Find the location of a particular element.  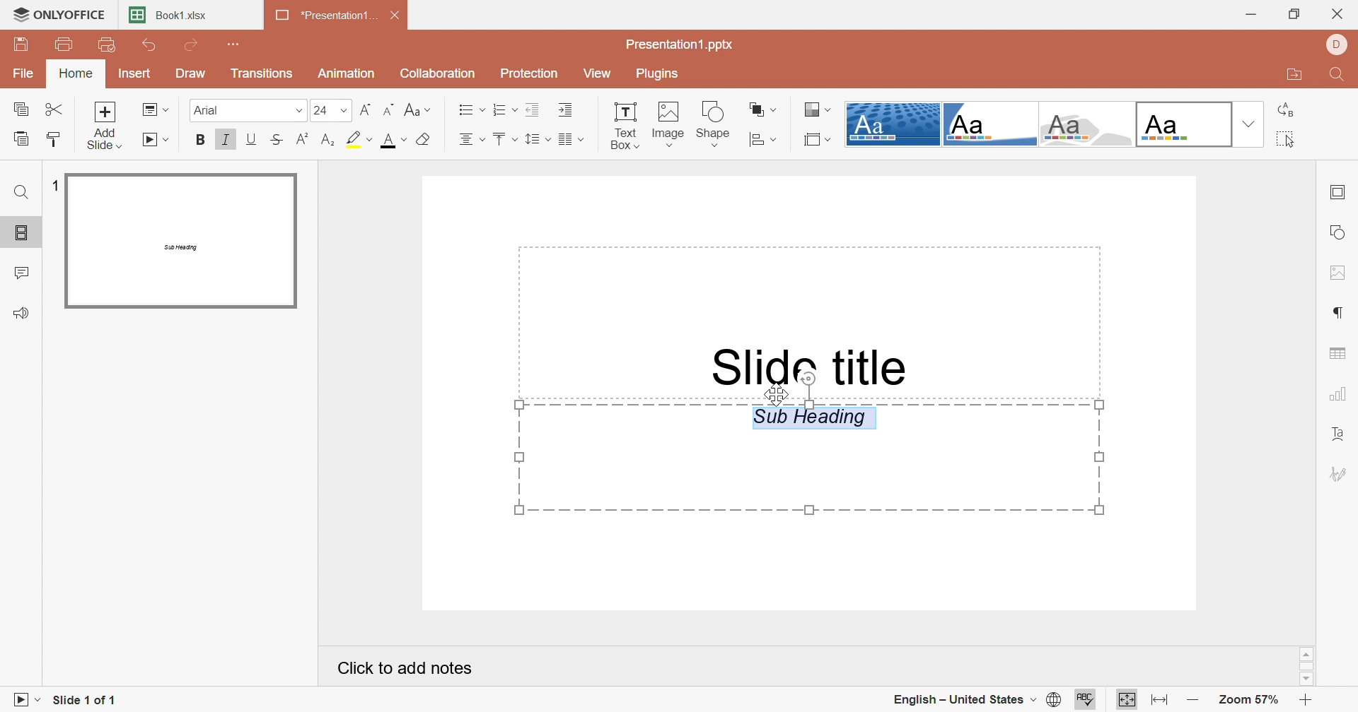

Superscript is located at coordinates (303, 138).